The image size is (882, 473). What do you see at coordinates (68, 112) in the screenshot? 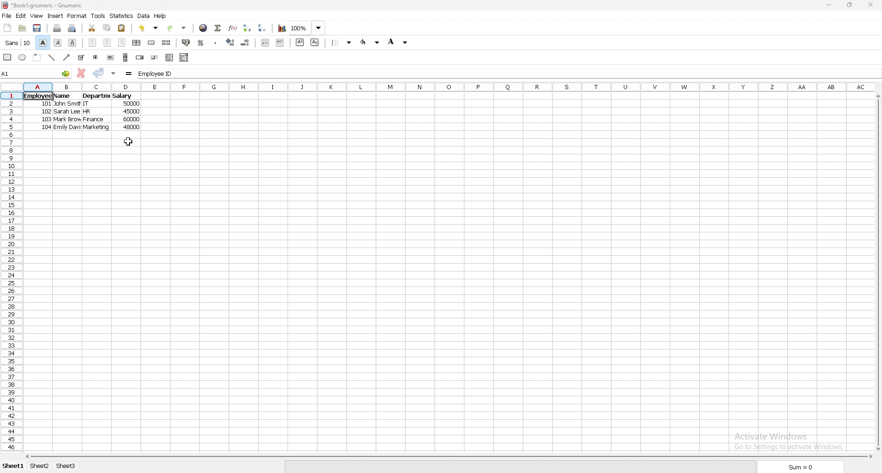
I see `sarah lee` at bounding box center [68, 112].